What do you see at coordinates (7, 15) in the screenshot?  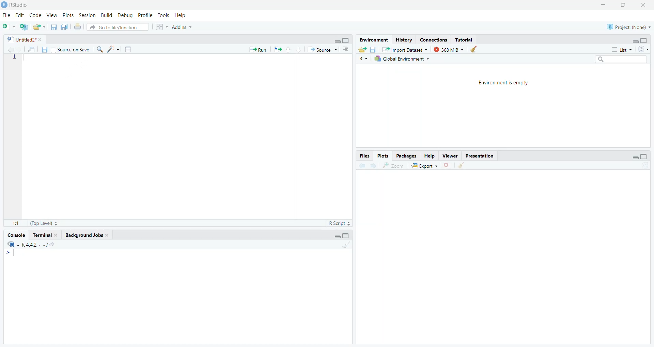 I see `File` at bounding box center [7, 15].